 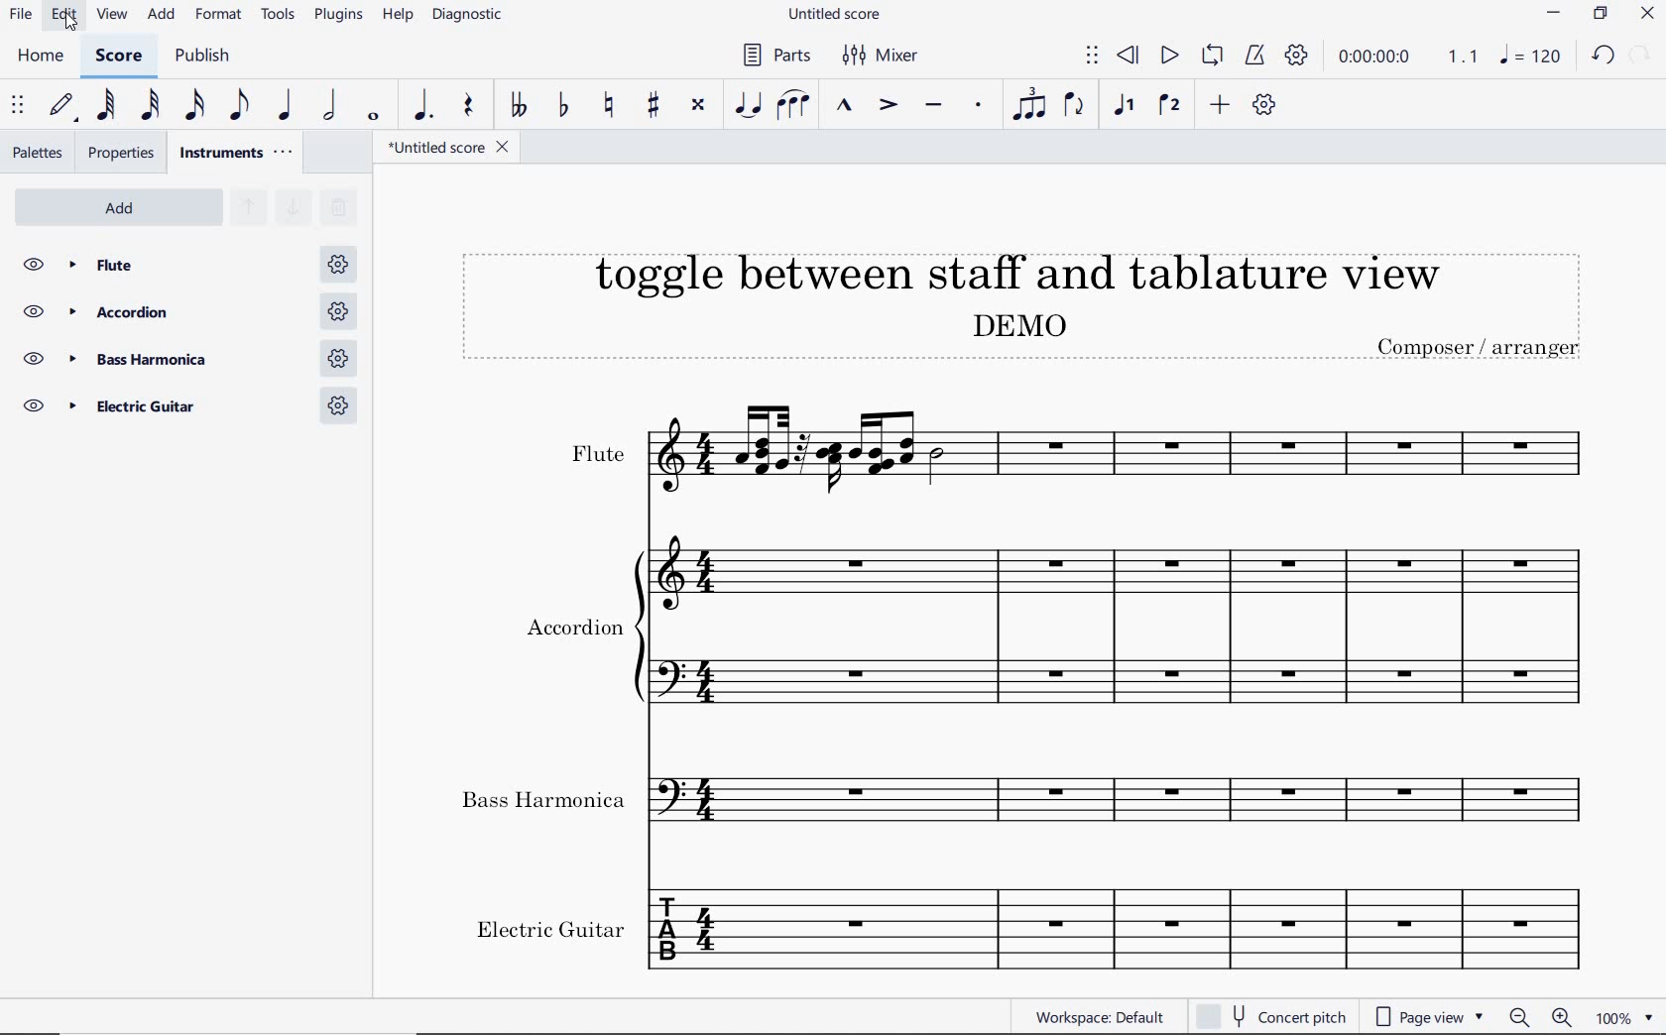 What do you see at coordinates (244, 209) in the screenshot?
I see `MOVE SELECTED STAVES UP` at bounding box center [244, 209].